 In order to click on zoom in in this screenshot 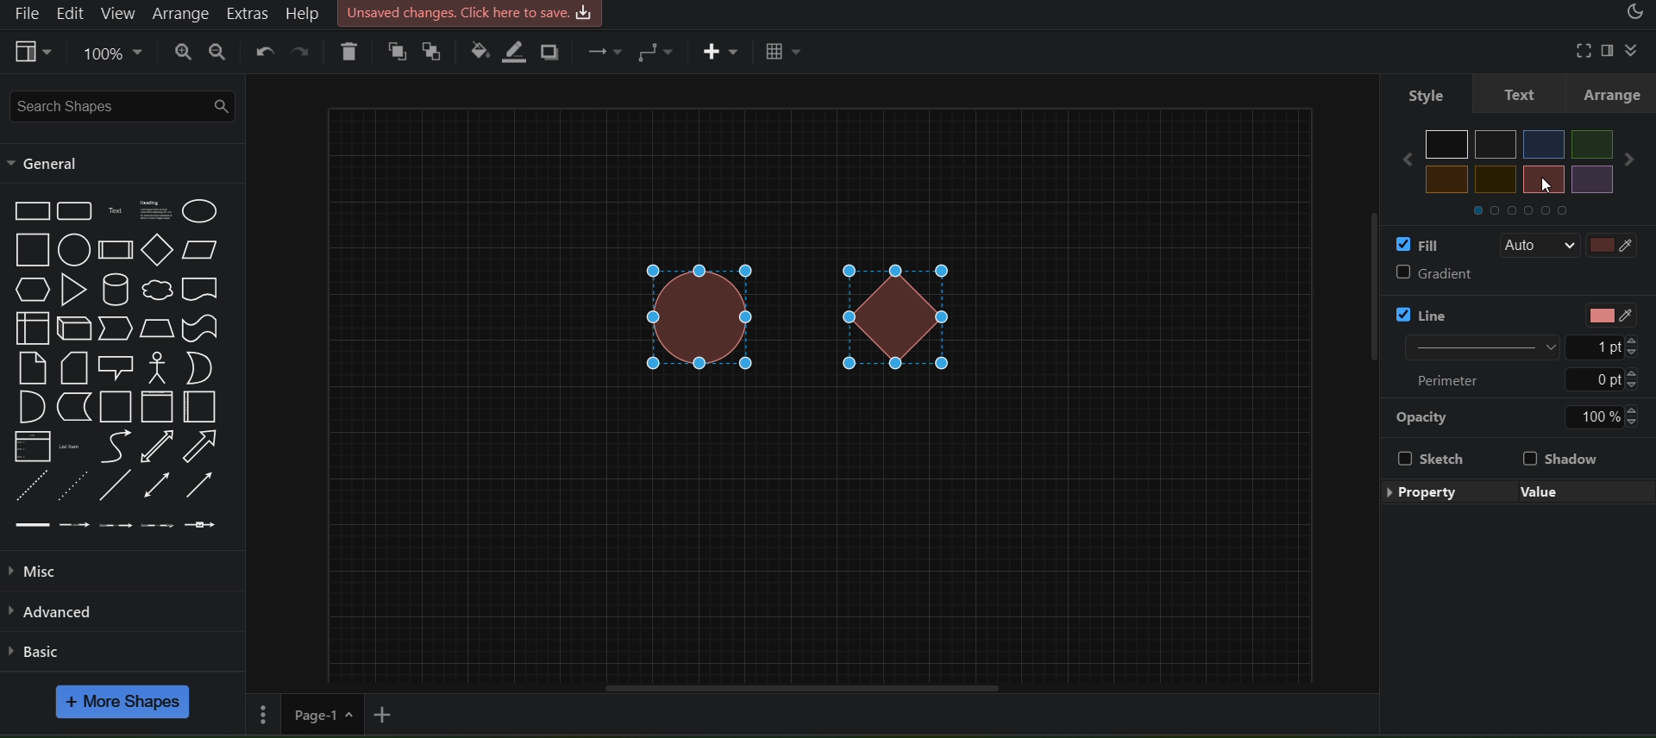, I will do `click(179, 51)`.